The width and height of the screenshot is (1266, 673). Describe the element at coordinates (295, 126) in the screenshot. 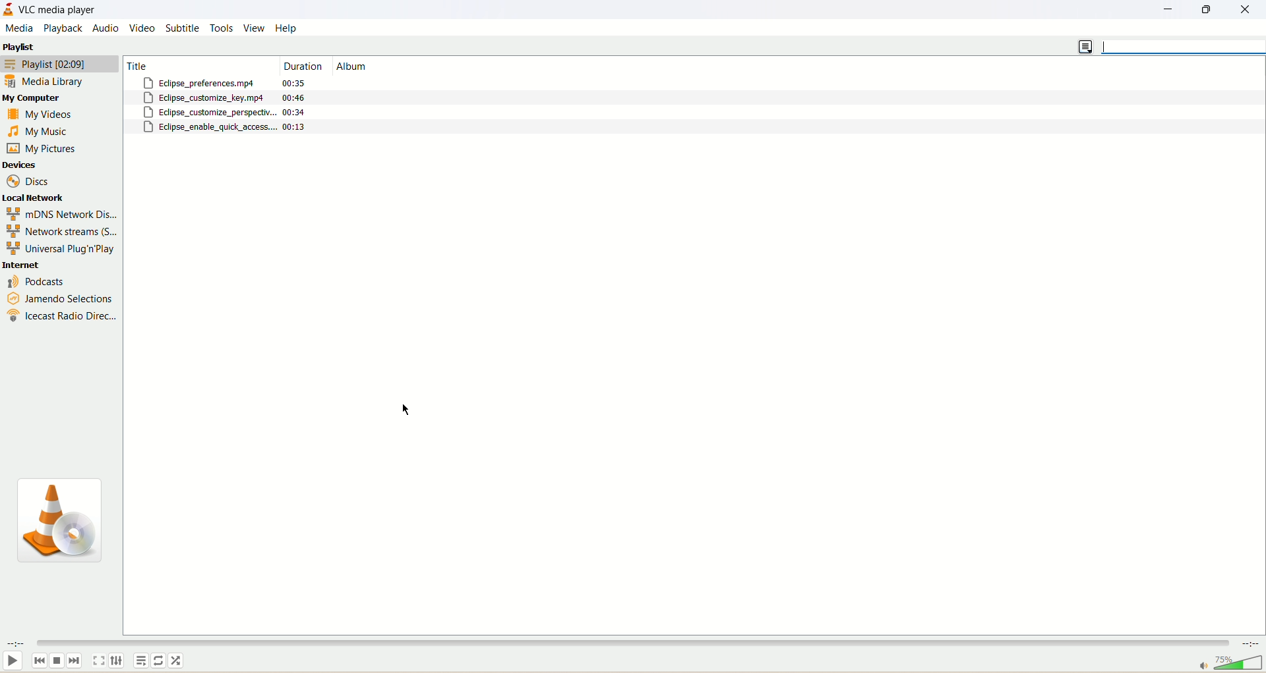

I see `00:13` at that location.